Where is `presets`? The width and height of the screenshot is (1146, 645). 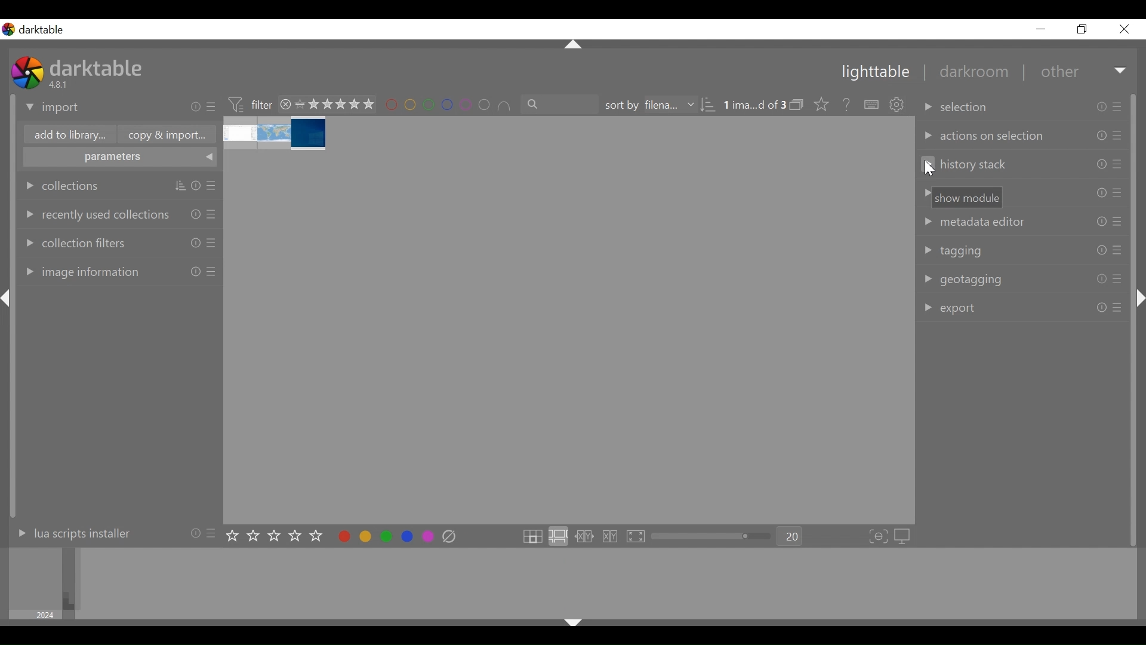 presets is located at coordinates (1117, 250).